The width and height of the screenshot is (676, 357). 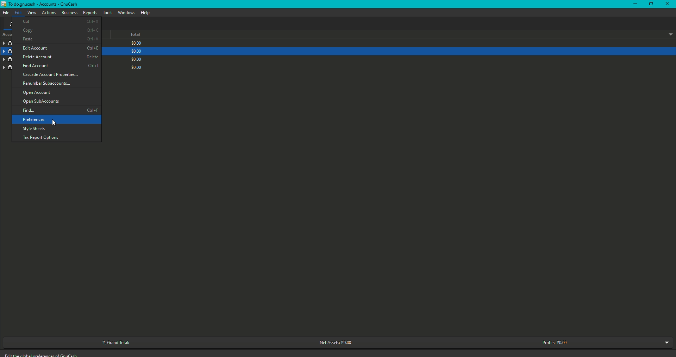 I want to click on Remember Subaccounts, so click(x=47, y=84).